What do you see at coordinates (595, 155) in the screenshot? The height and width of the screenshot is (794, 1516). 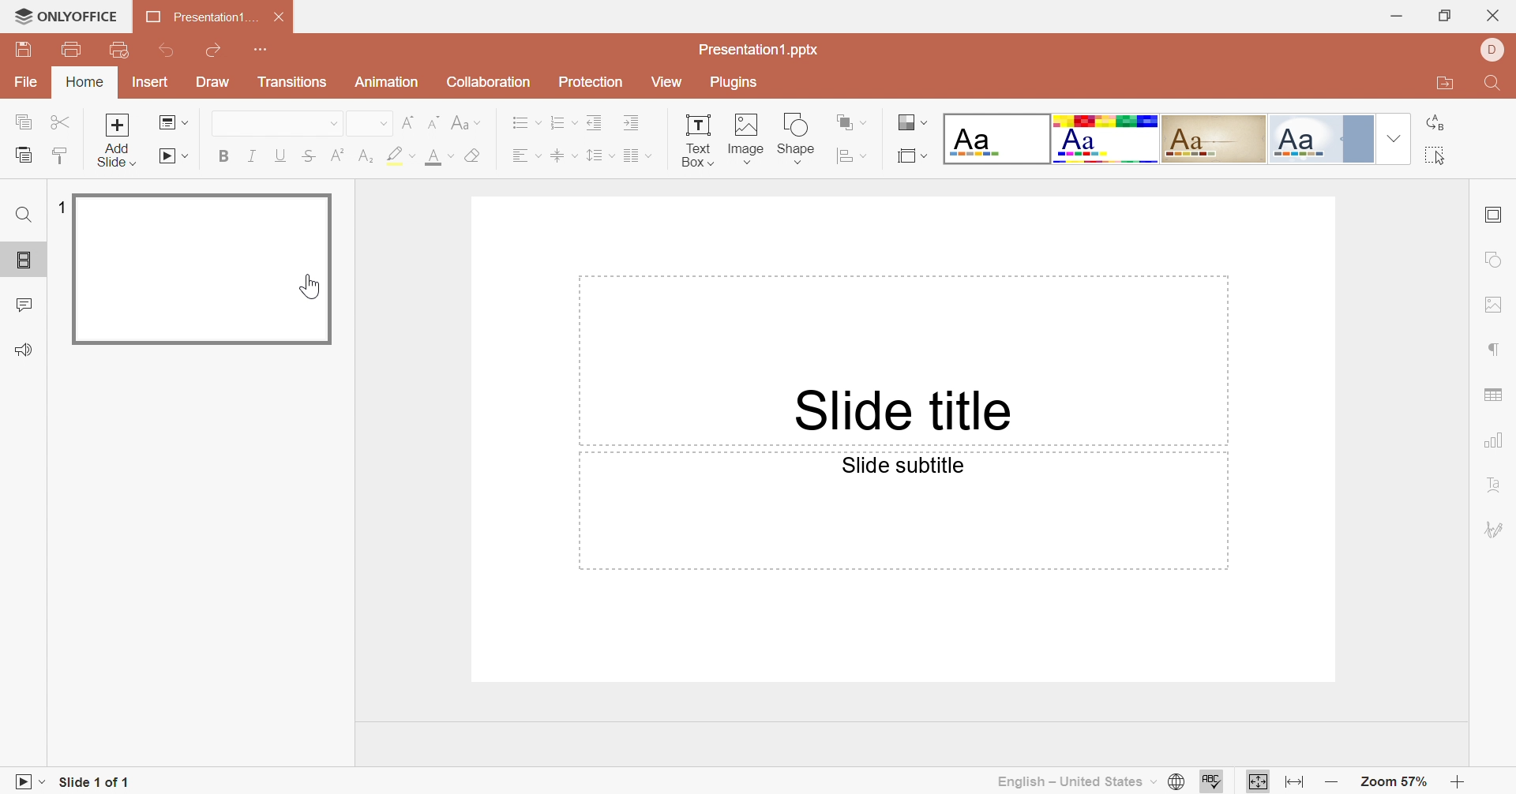 I see `Line spacing` at bounding box center [595, 155].